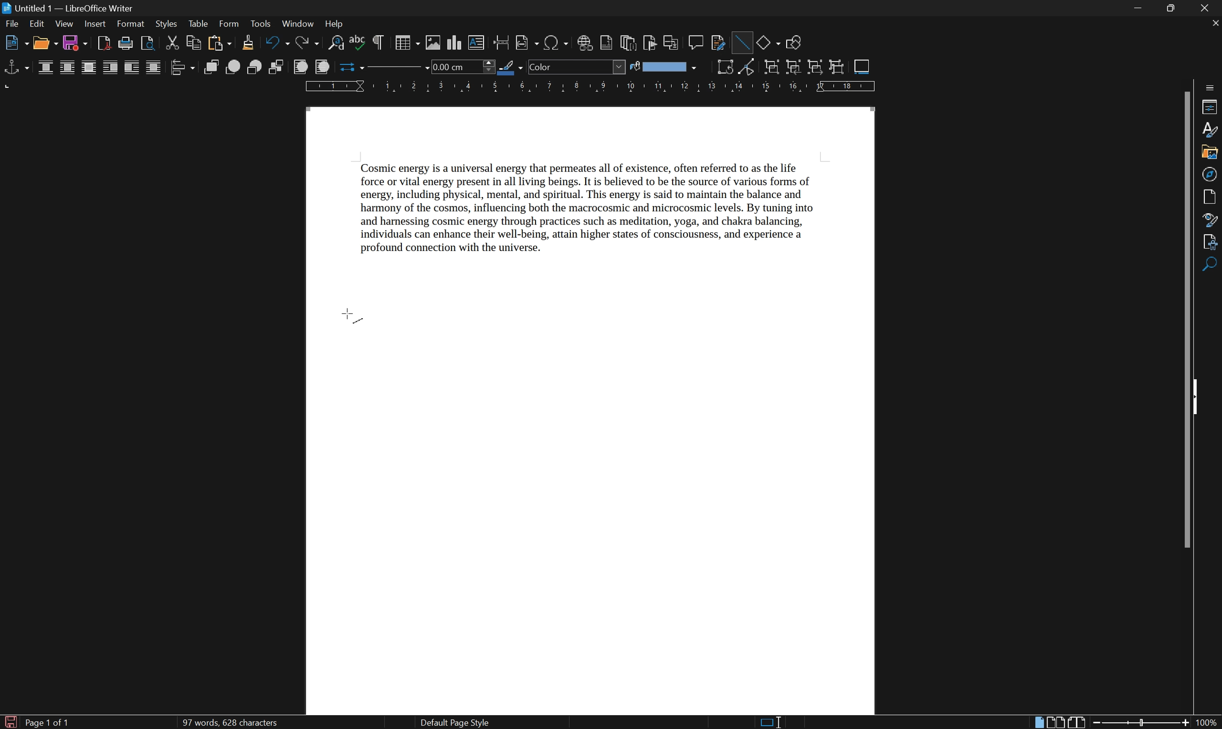  What do you see at coordinates (76, 44) in the screenshot?
I see `save` at bounding box center [76, 44].